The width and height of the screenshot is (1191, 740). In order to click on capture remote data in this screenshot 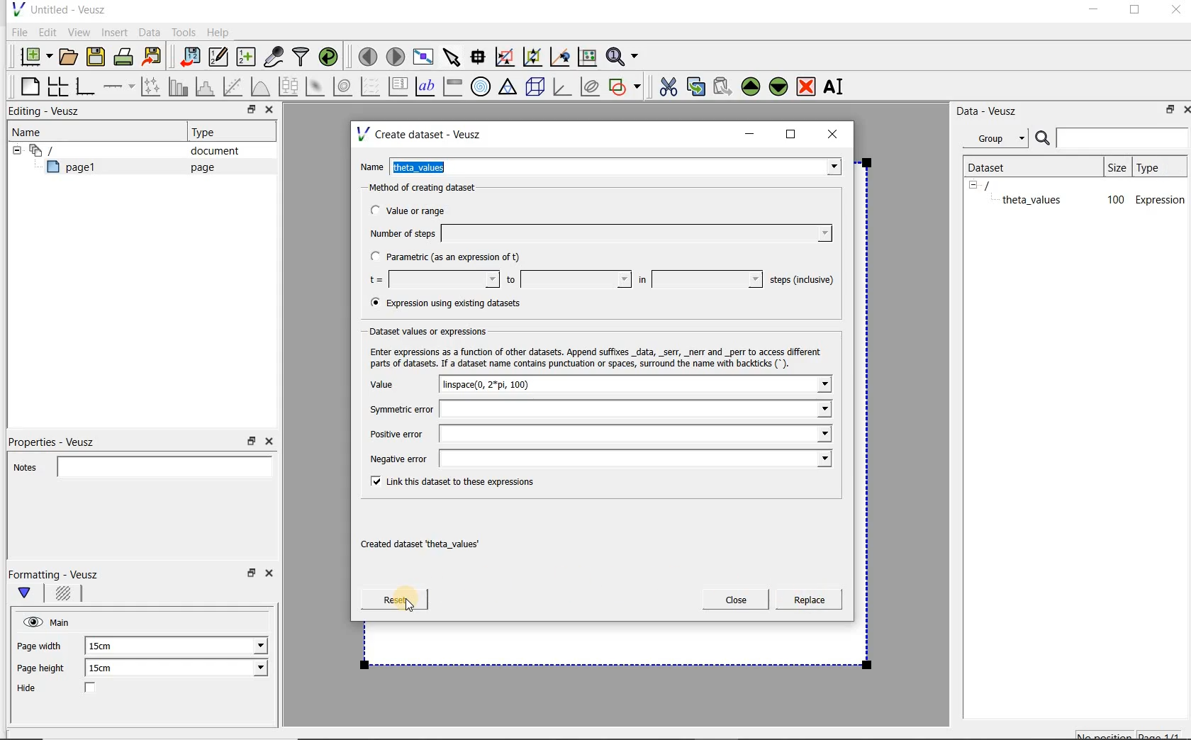, I will do `click(274, 59)`.